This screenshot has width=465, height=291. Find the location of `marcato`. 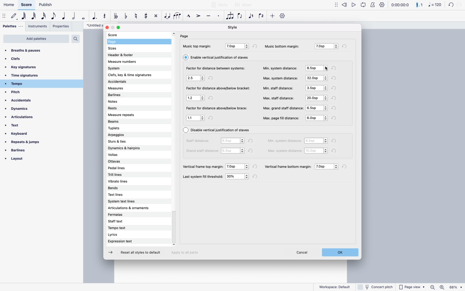

marcato is located at coordinates (190, 16).